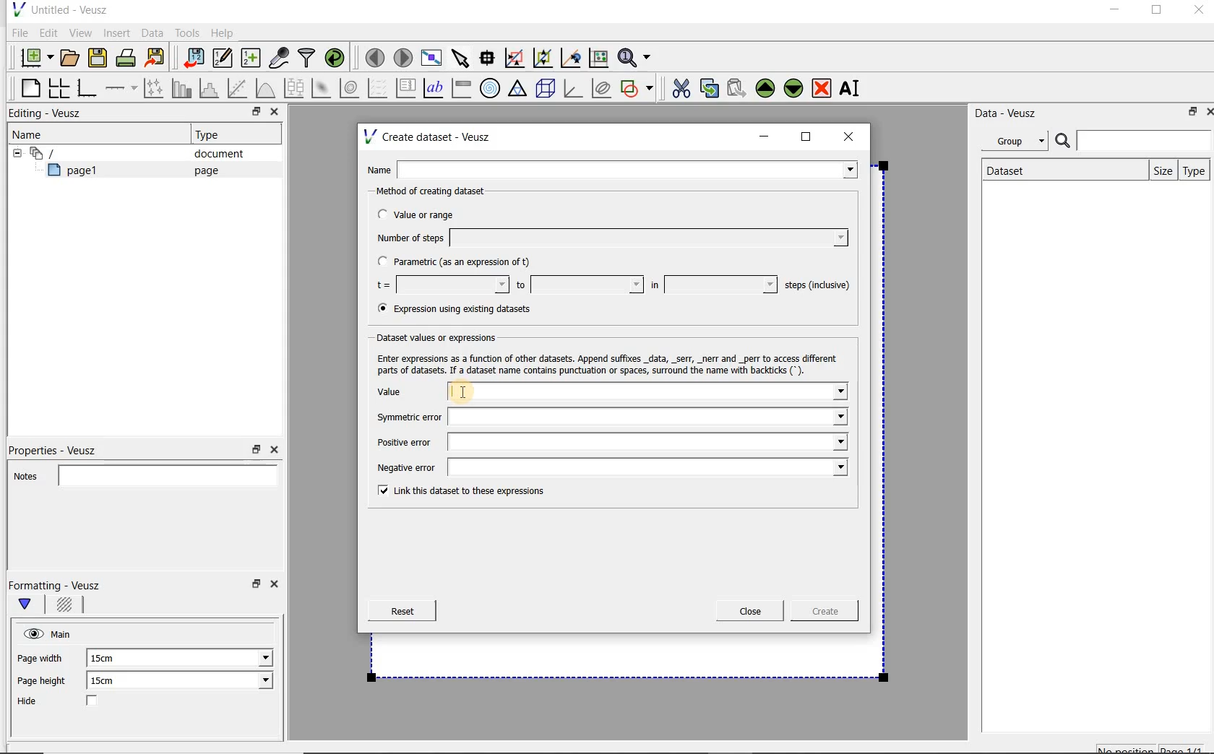  Describe the element at coordinates (818, 286) in the screenshot. I see `steps (inclusive)` at that location.